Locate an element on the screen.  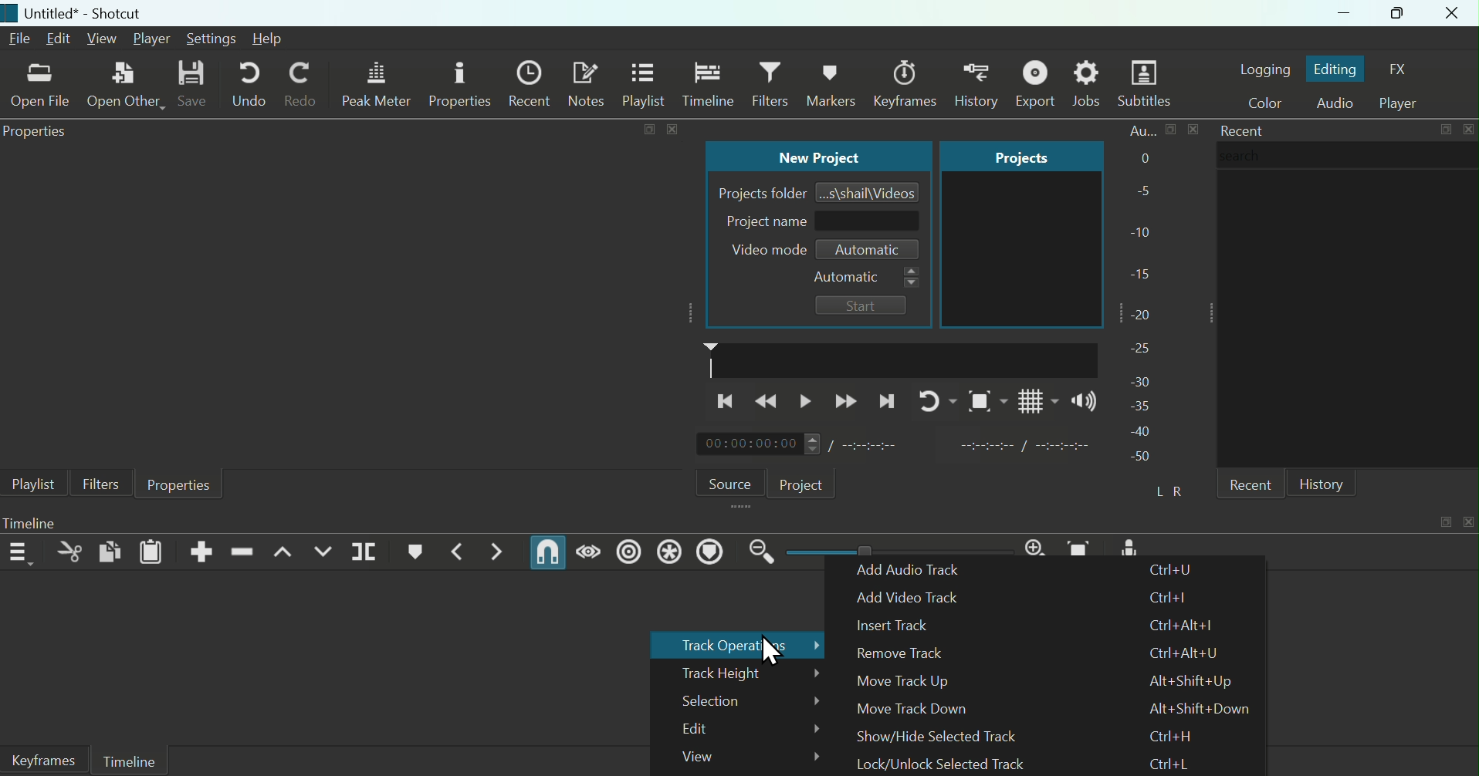
Zoom scroller is located at coordinates (895, 549).